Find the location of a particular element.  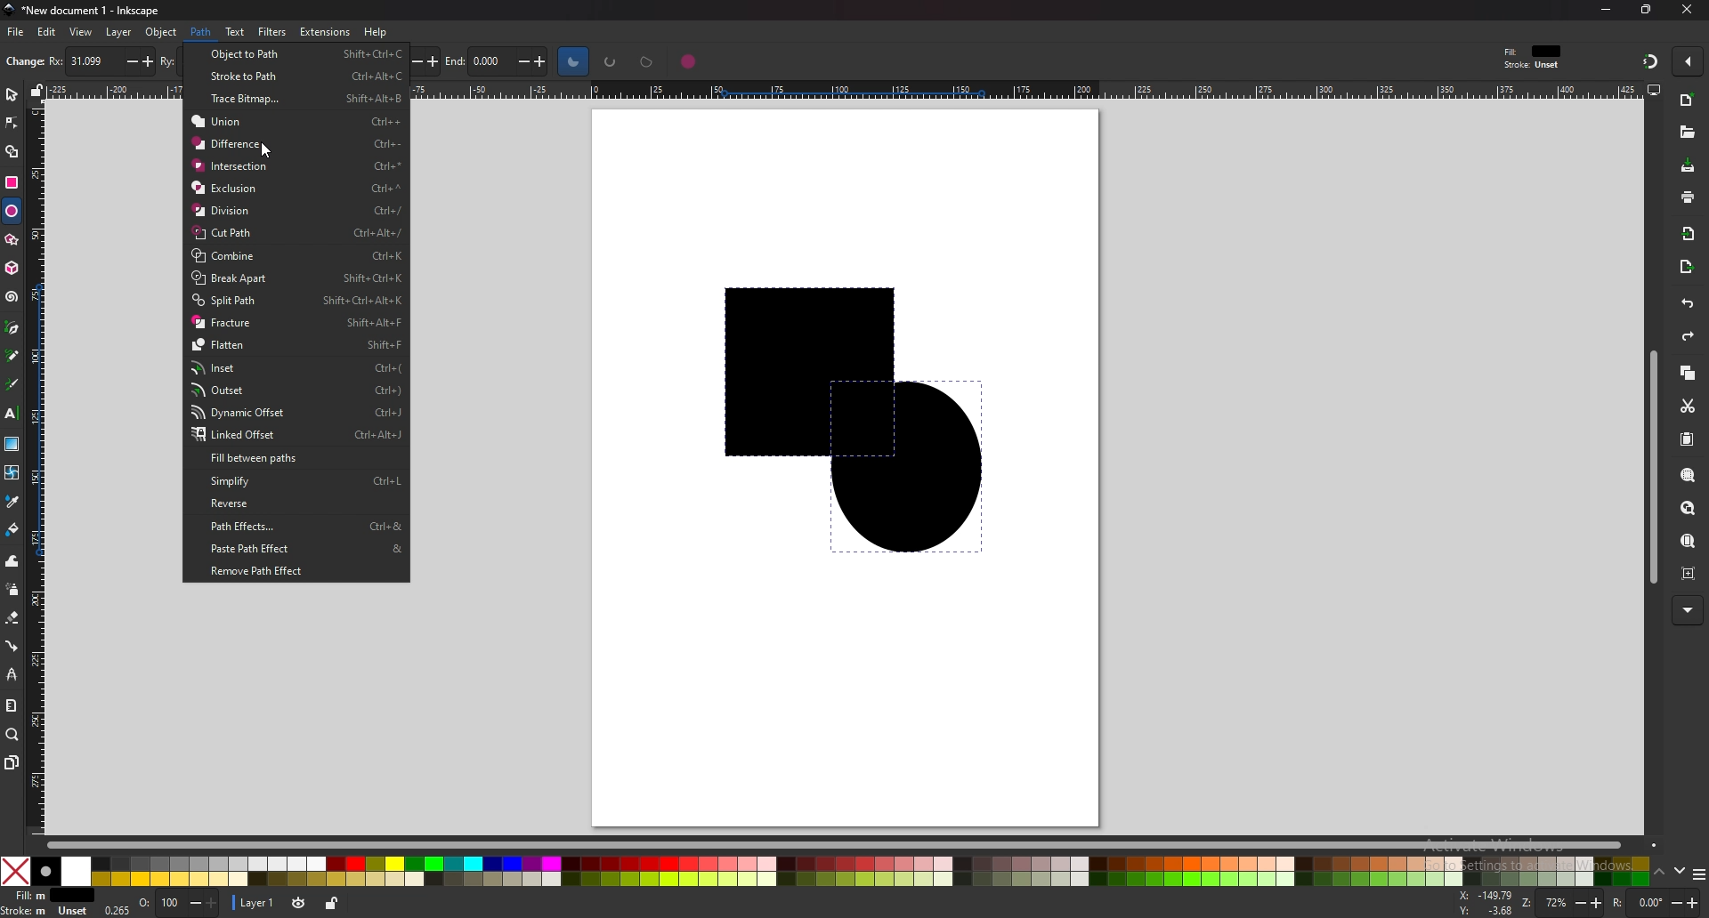

zoom is located at coordinates (1563, 903).